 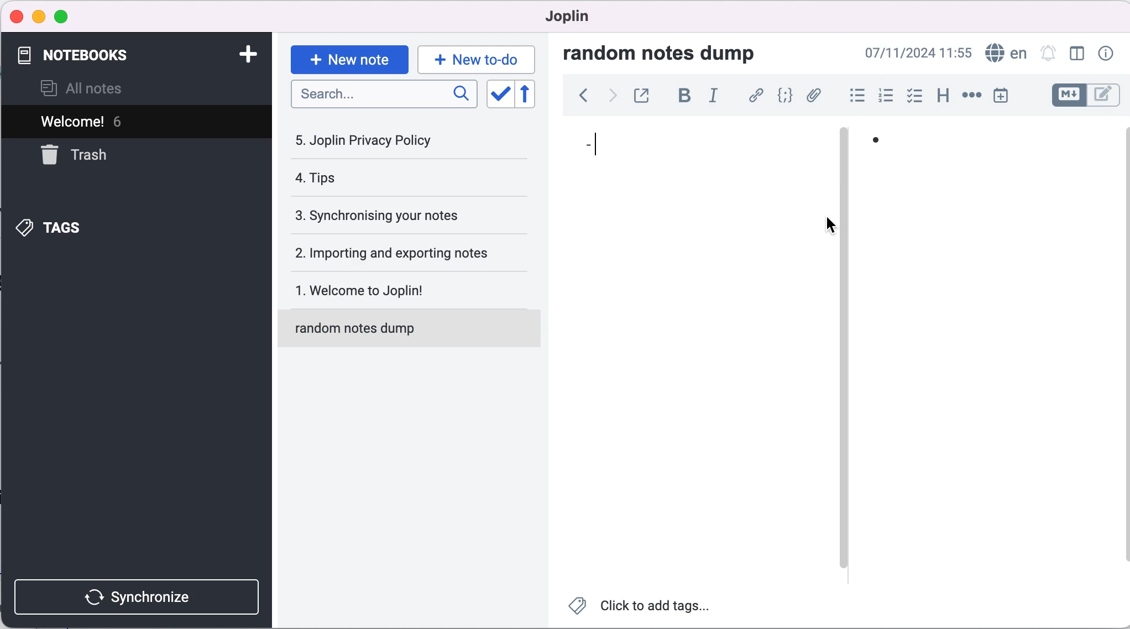 What do you see at coordinates (414, 333) in the screenshot?
I see `random notes dump` at bounding box center [414, 333].